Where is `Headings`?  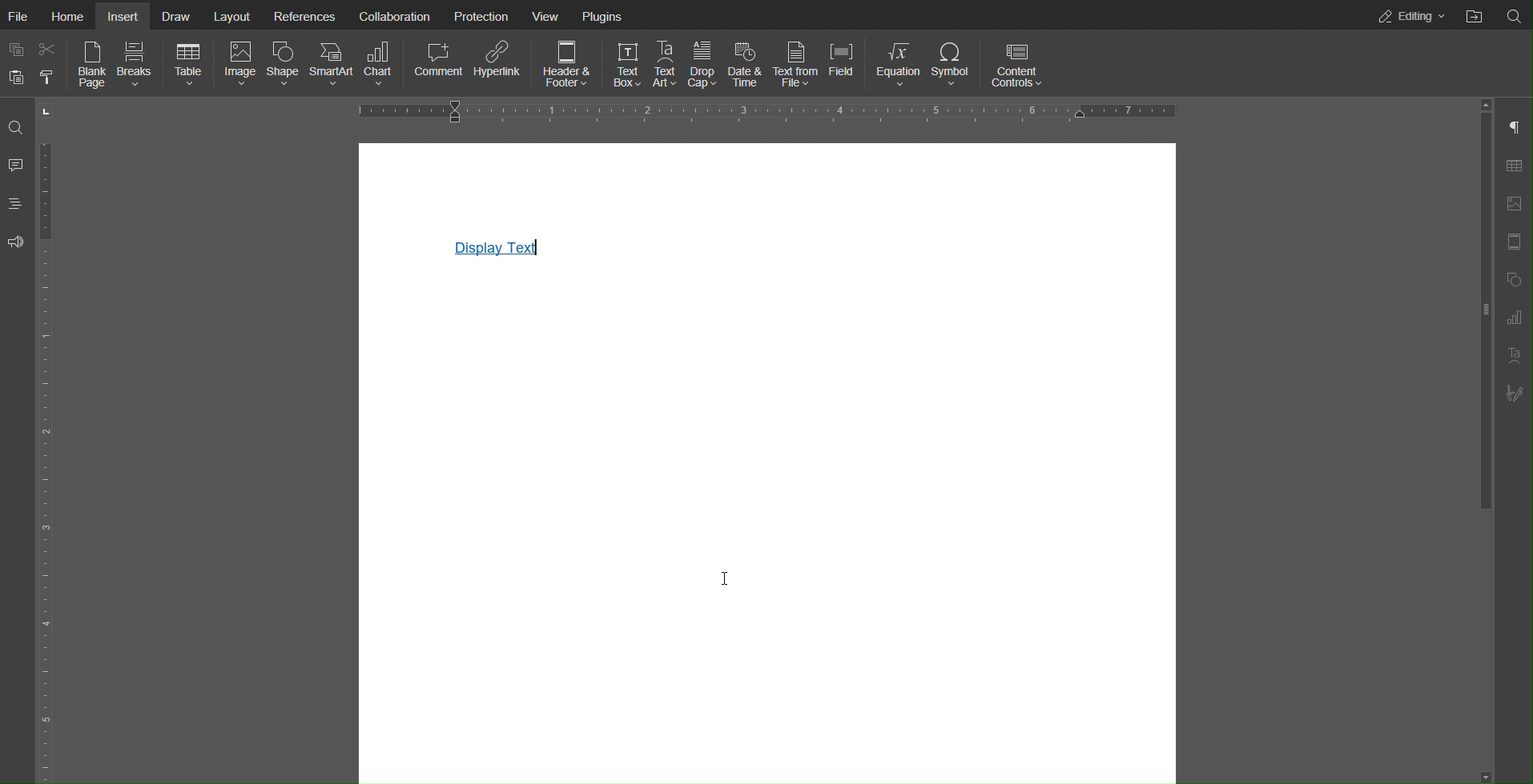
Headings is located at coordinates (14, 204).